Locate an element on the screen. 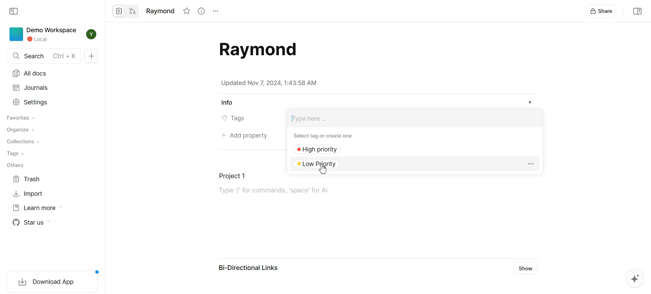  Favorites is located at coordinates (22, 118).